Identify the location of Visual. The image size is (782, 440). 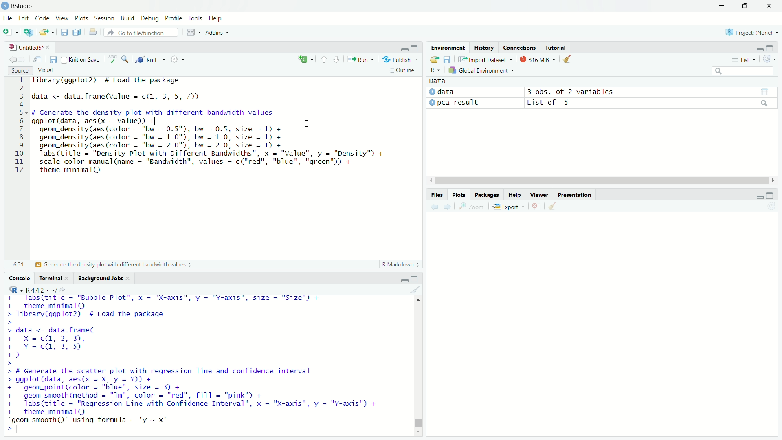
(45, 70).